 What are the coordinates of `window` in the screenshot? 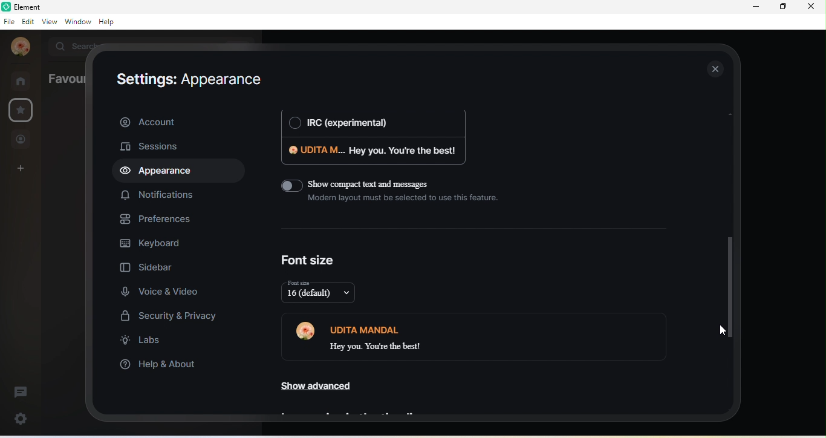 It's located at (77, 21).